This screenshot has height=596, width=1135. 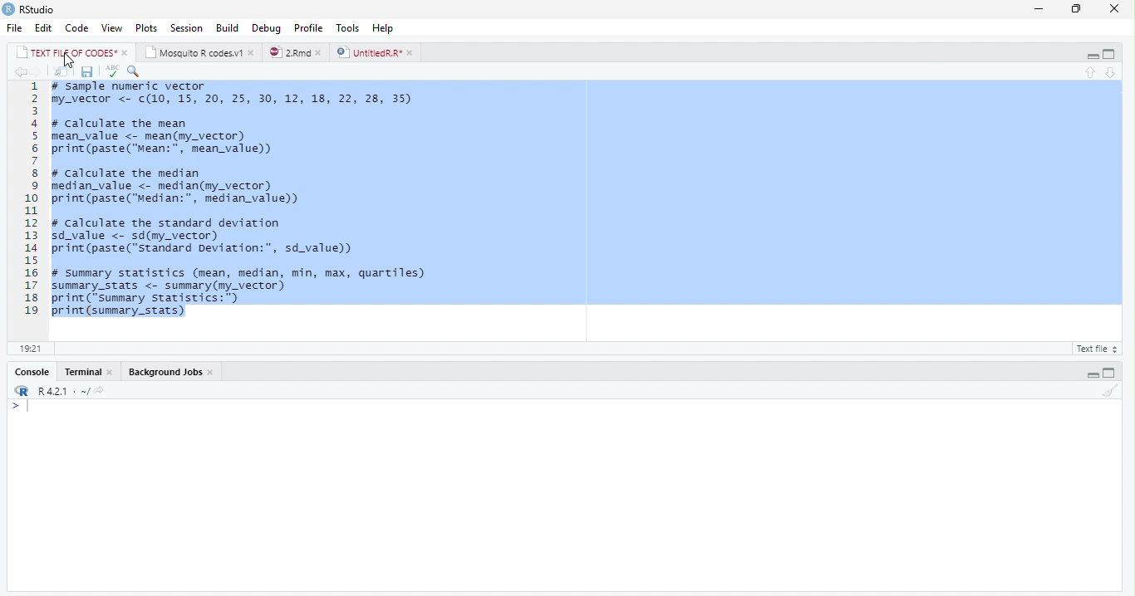 I want to click on build, so click(x=228, y=29).